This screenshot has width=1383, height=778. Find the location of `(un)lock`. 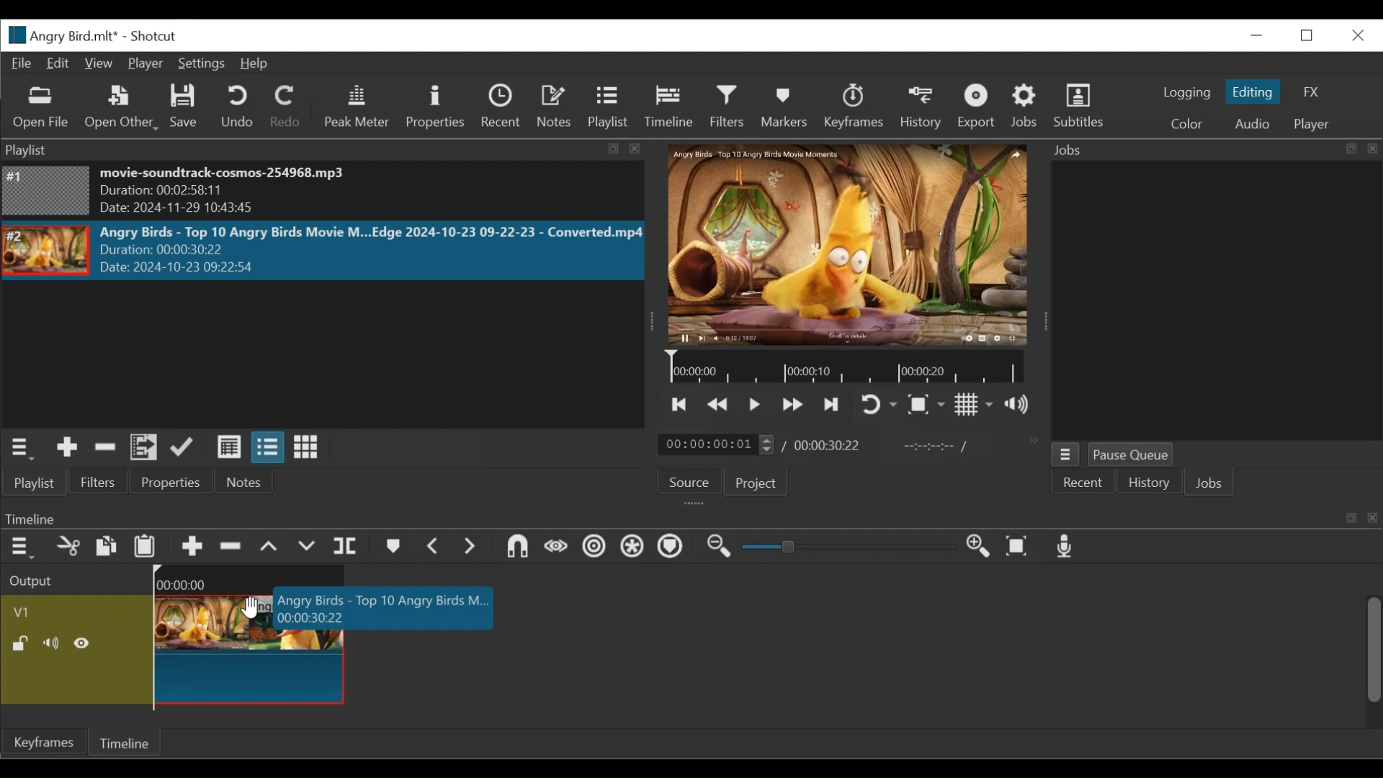

(un)lock is located at coordinates (20, 643).